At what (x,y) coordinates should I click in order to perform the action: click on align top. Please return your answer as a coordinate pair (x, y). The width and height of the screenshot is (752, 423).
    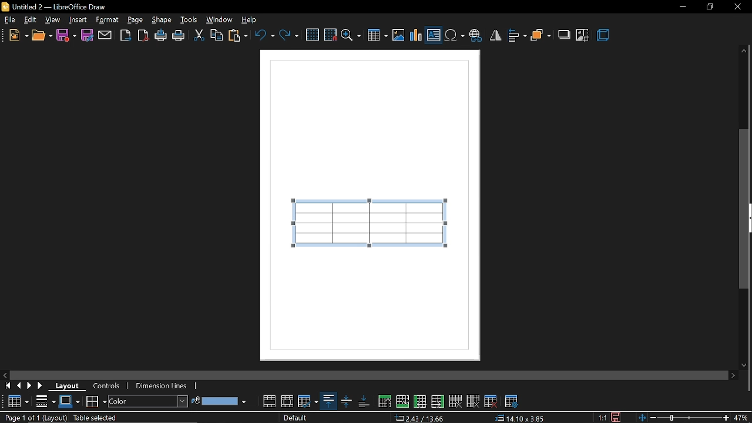
    Looking at the image, I should click on (328, 401).